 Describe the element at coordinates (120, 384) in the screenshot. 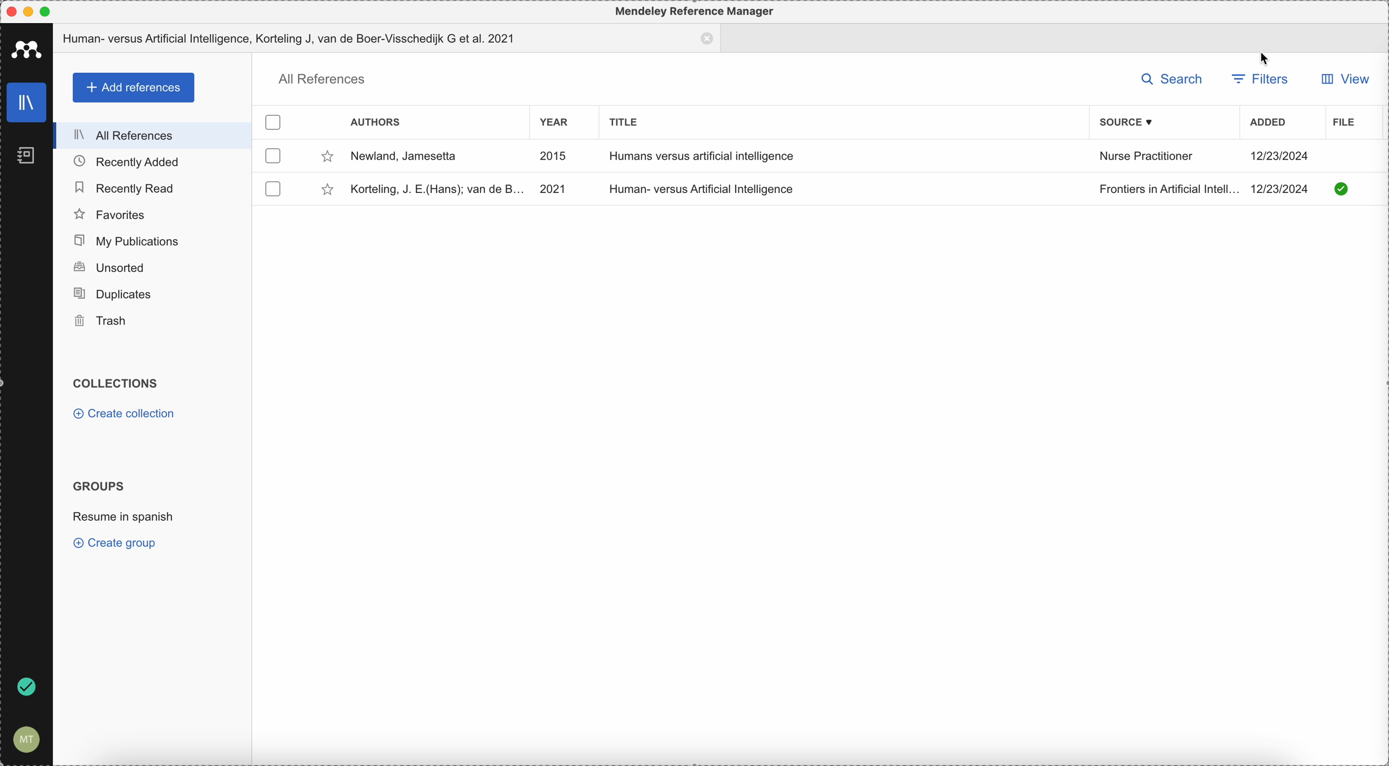

I see `collections` at that location.